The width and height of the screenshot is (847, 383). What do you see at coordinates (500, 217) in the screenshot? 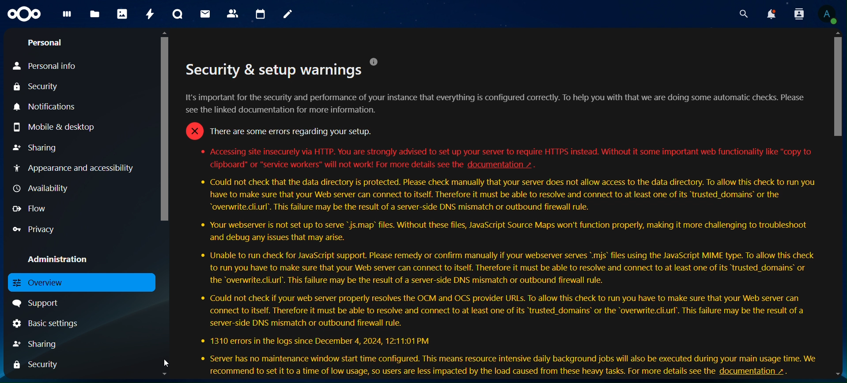
I see `security & setup warnings description` at bounding box center [500, 217].